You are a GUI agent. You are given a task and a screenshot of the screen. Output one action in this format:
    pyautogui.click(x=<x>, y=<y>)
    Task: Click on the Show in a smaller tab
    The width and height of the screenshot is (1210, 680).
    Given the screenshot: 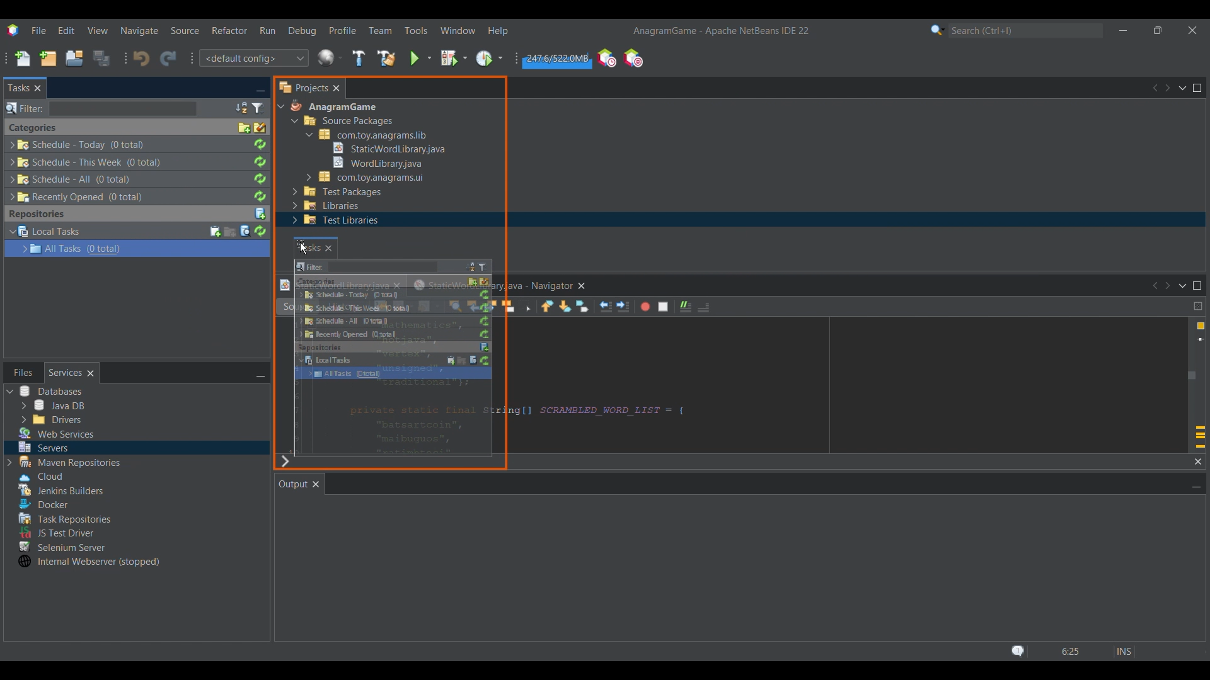 What is the action you would take?
    pyautogui.click(x=1158, y=30)
    